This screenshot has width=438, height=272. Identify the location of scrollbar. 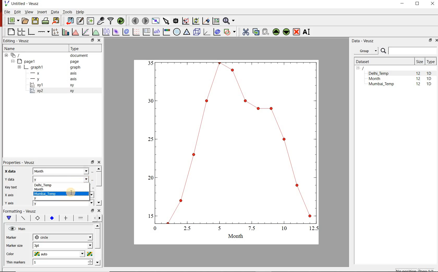
(98, 245).